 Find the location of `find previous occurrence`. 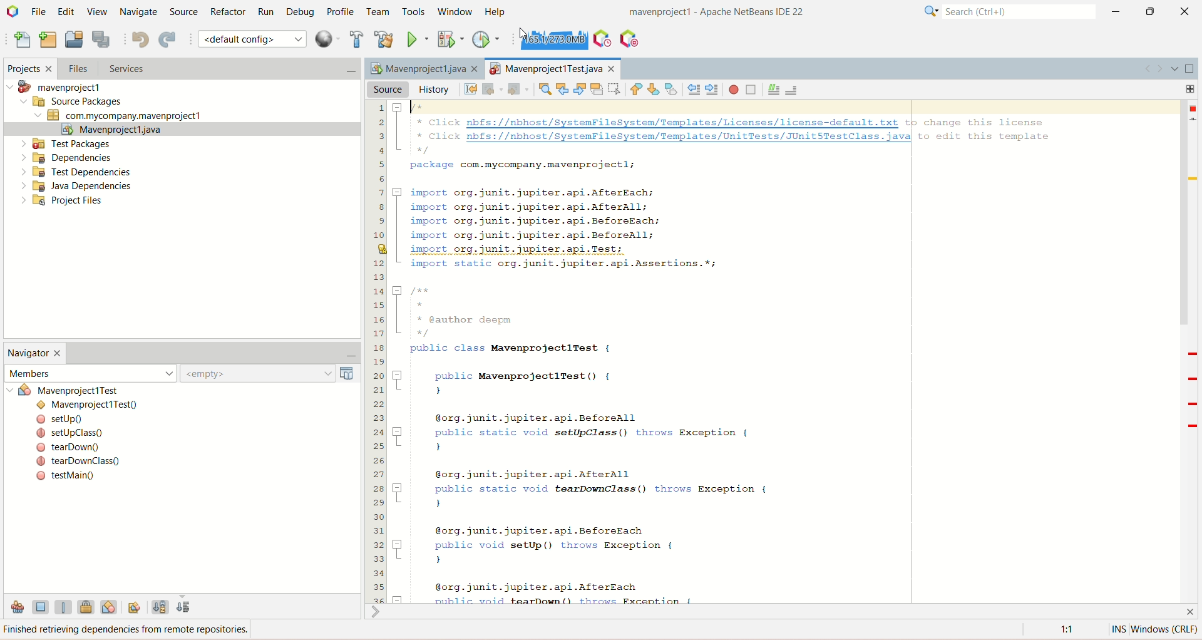

find previous occurrence is located at coordinates (564, 89).